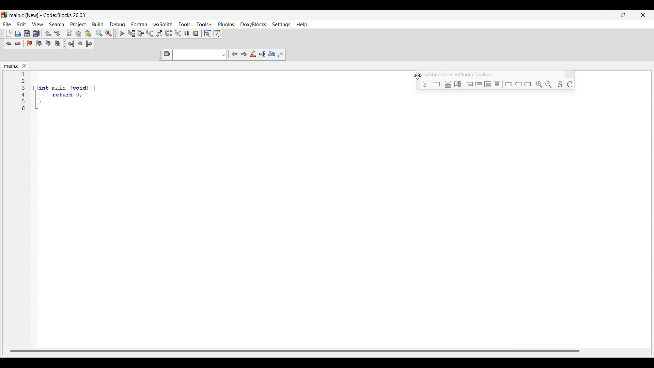 The image size is (654, 368). Describe the element at coordinates (38, 24) in the screenshot. I see `View menu` at that location.